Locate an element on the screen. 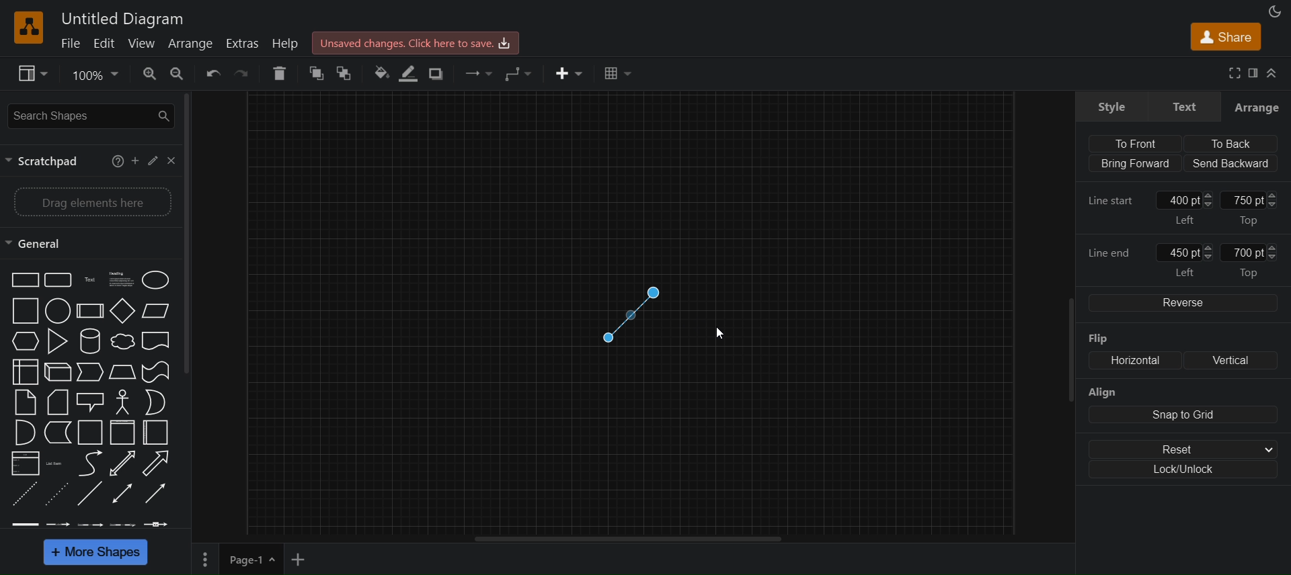 The image size is (1291, 575). Curved line is located at coordinates (87, 463).